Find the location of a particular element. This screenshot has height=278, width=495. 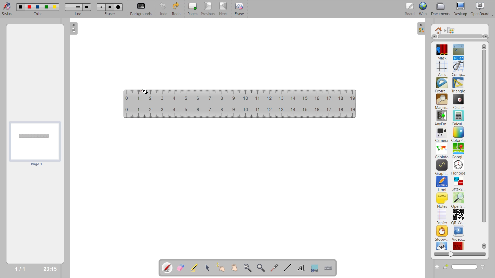

scroll page is located at coordinates (234, 267).